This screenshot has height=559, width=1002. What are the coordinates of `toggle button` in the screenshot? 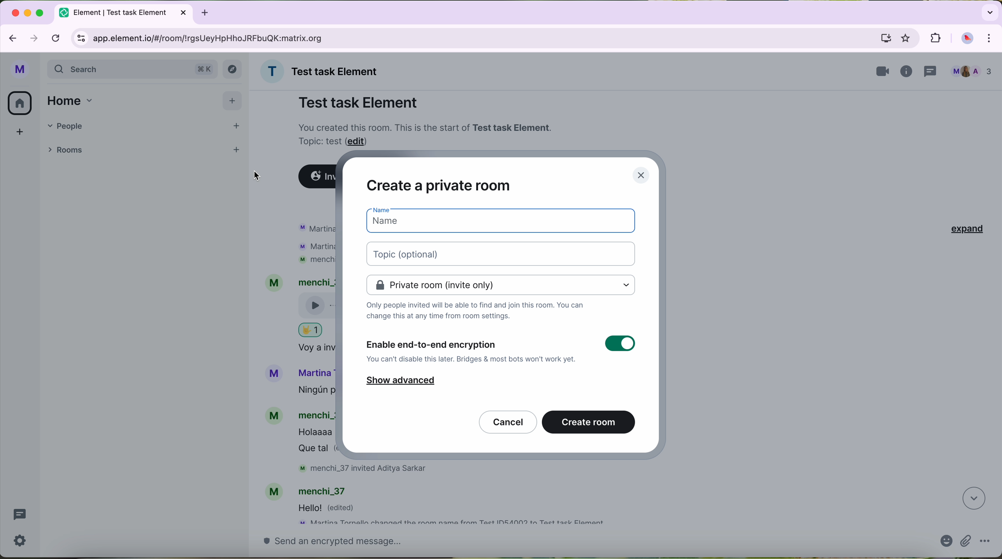 It's located at (620, 344).